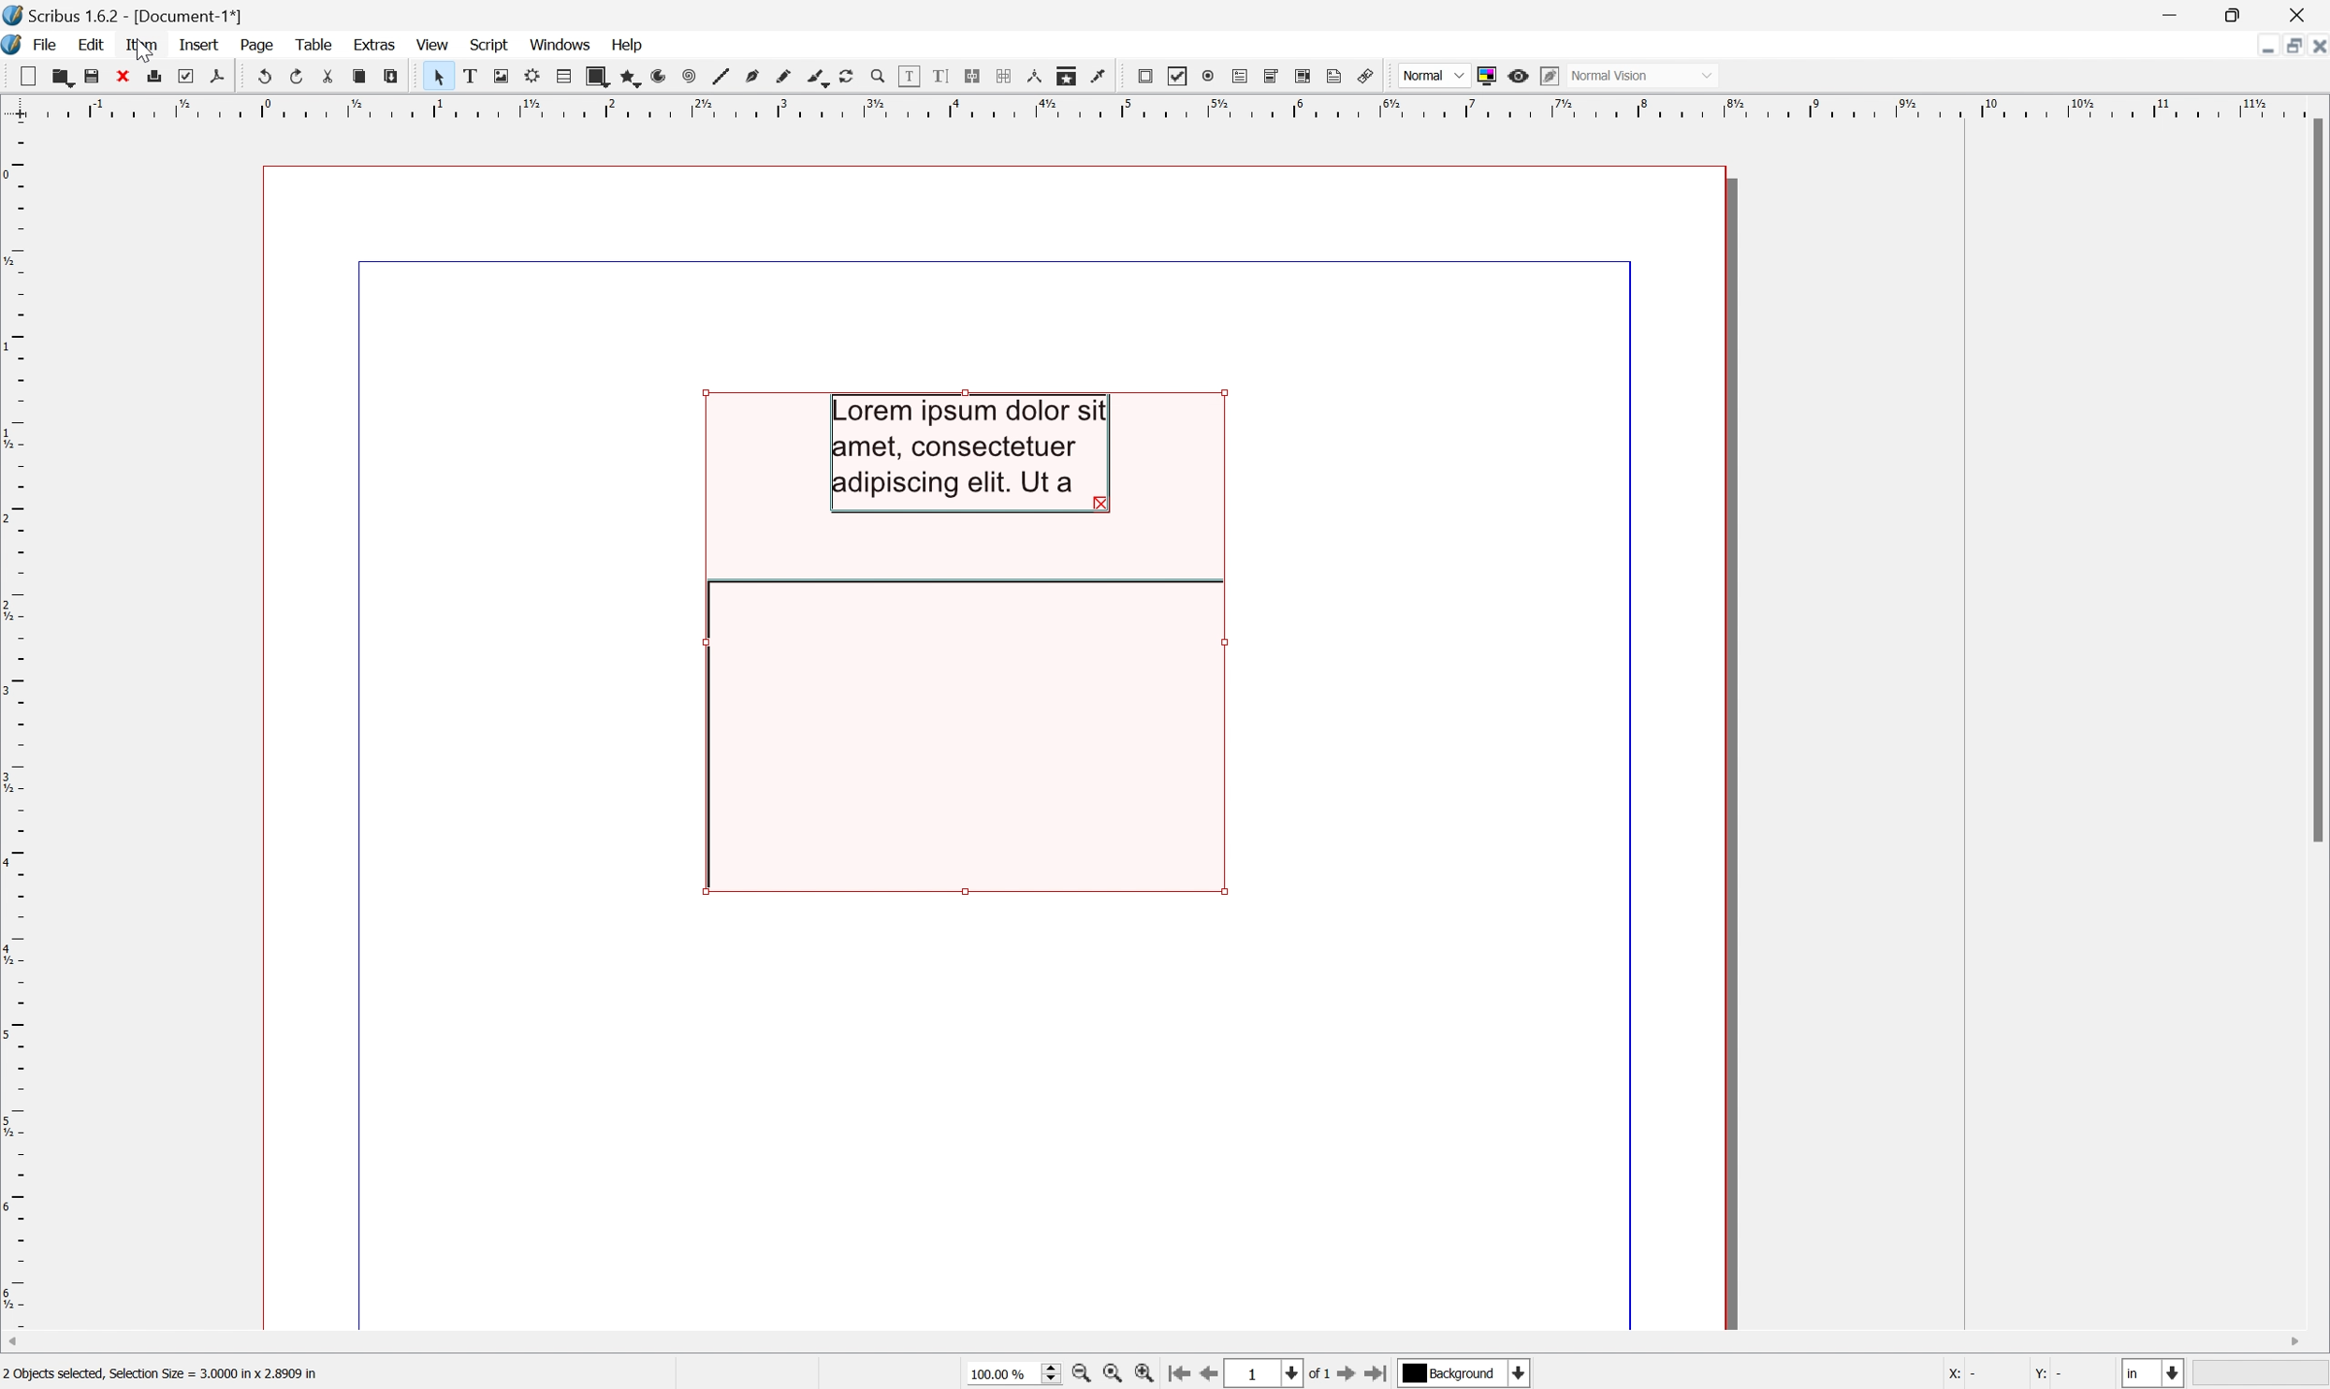 The width and height of the screenshot is (2330, 1389). What do you see at coordinates (2315, 44) in the screenshot?
I see `Close` at bounding box center [2315, 44].